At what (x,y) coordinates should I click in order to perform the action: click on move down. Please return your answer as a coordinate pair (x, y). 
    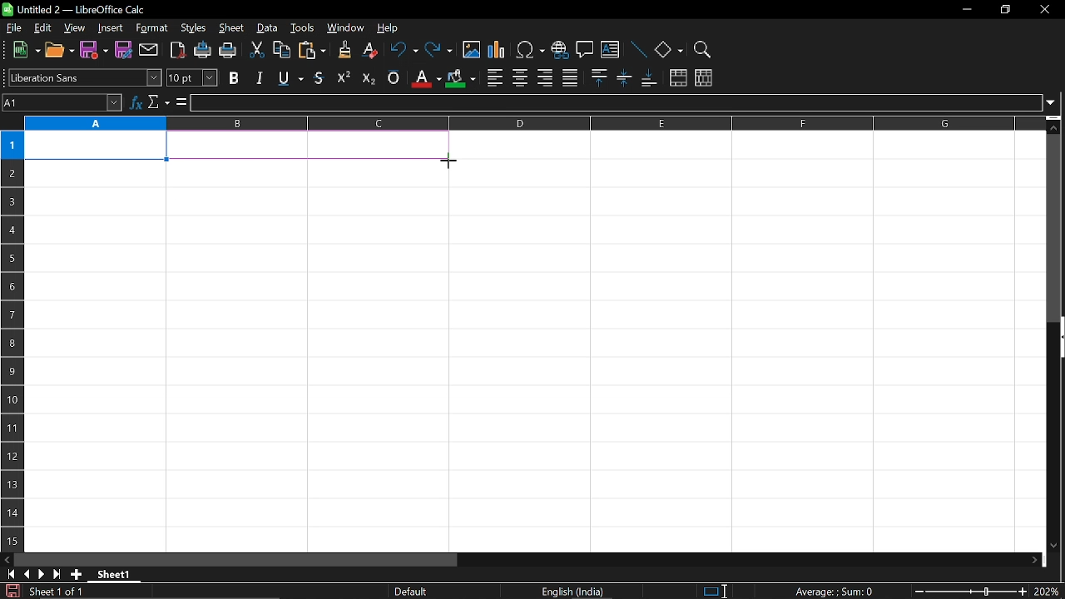
    Looking at the image, I should click on (1057, 547).